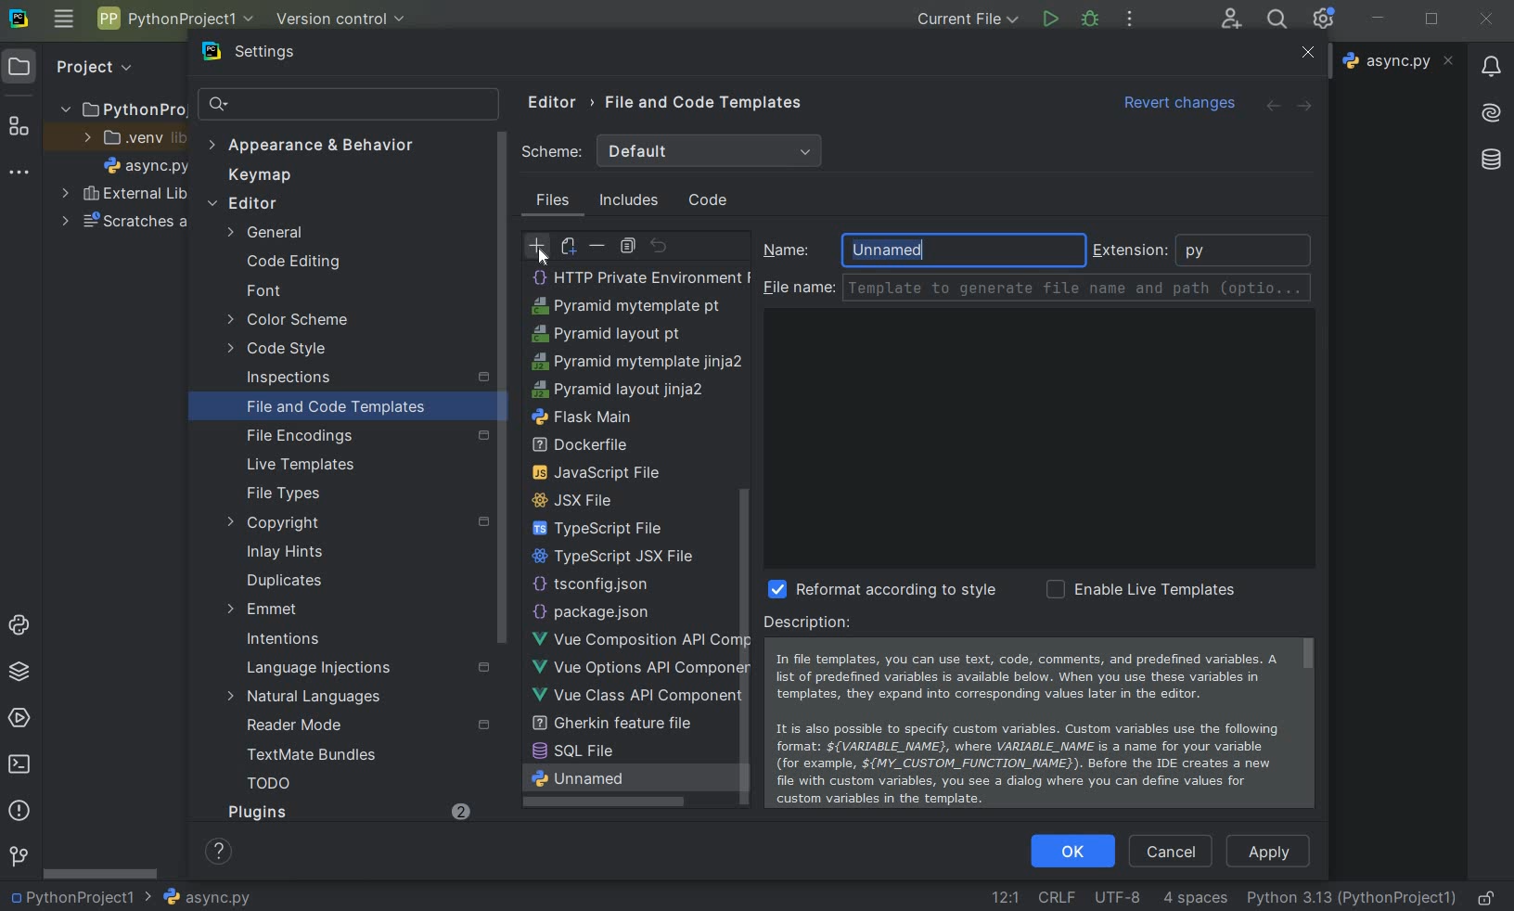 The image size is (1514, 911). I want to click on file and code templates, so click(356, 405).